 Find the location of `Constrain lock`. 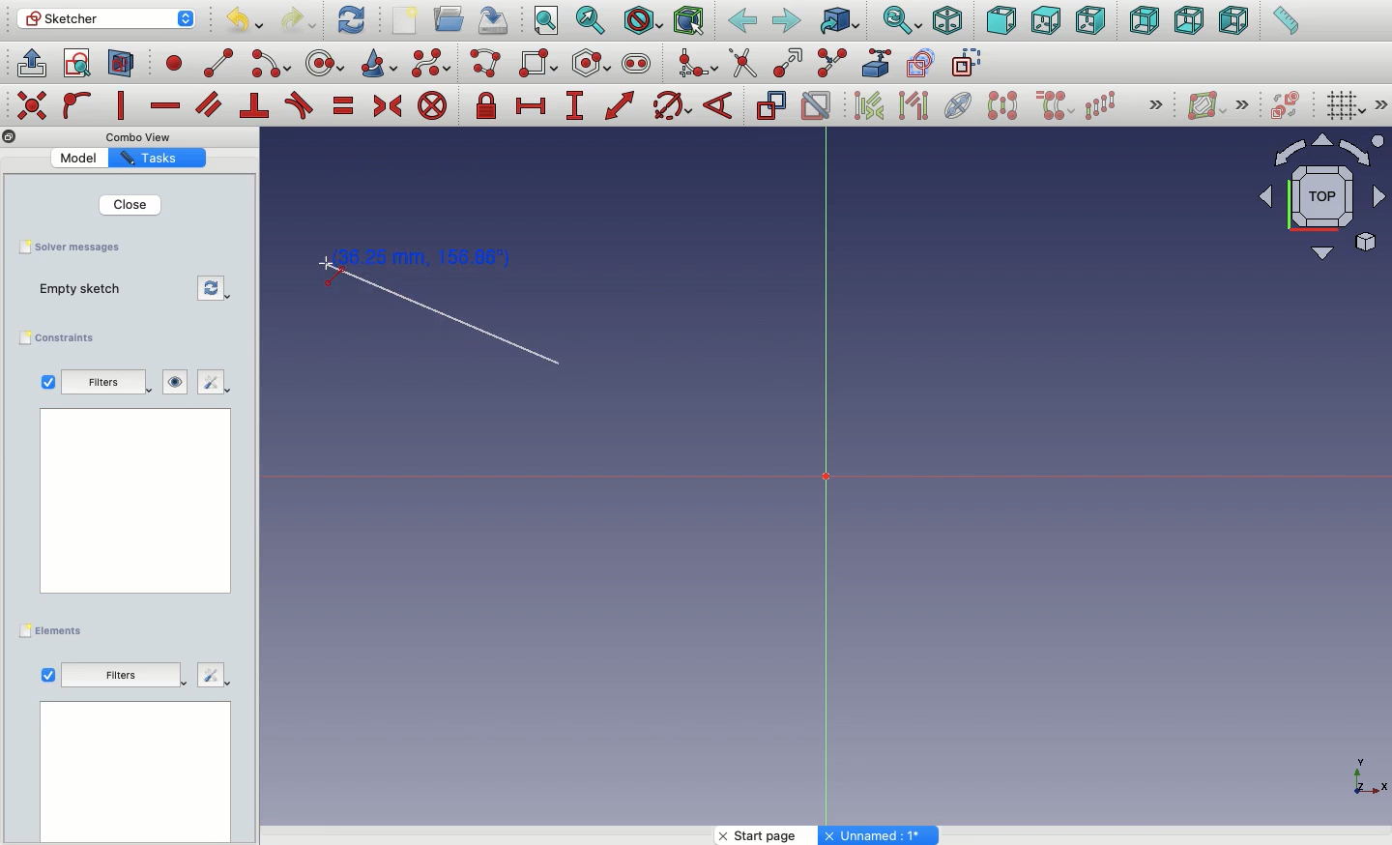

Constrain lock is located at coordinates (489, 105).